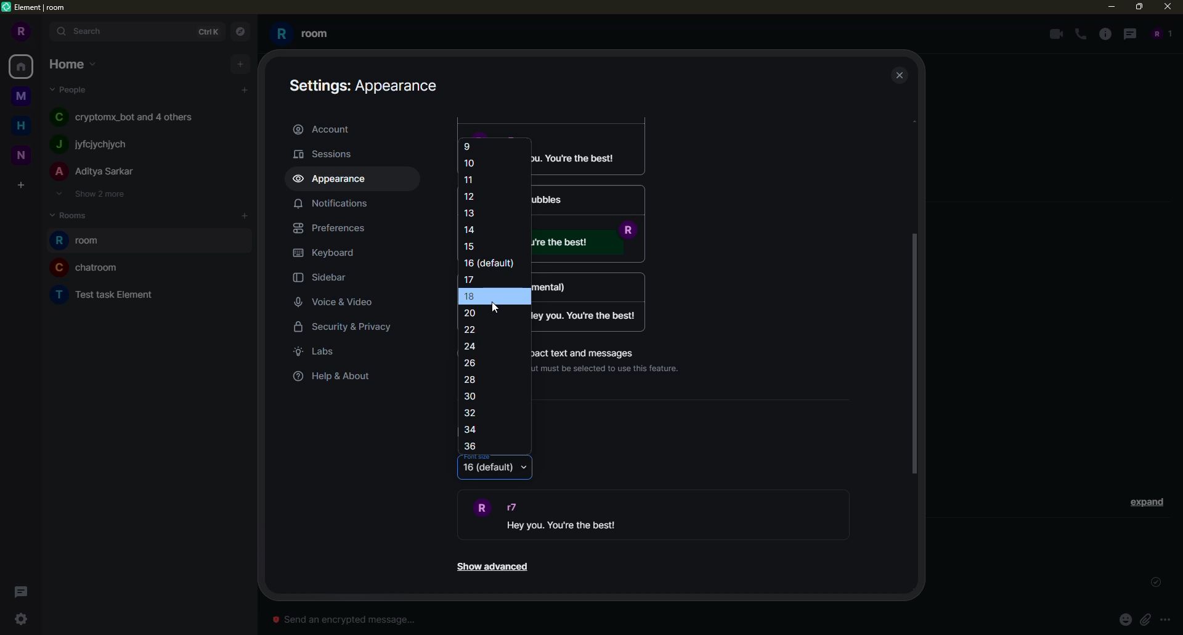 The height and width of the screenshot is (635, 1183). What do you see at coordinates (21, 619) in the screenshot?
I see `settings` at bounding box center [21, 619].